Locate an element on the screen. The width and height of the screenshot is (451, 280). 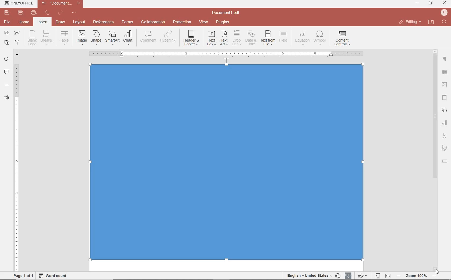
HEADERS & FOOTERS is located at coordinates (445, 98).